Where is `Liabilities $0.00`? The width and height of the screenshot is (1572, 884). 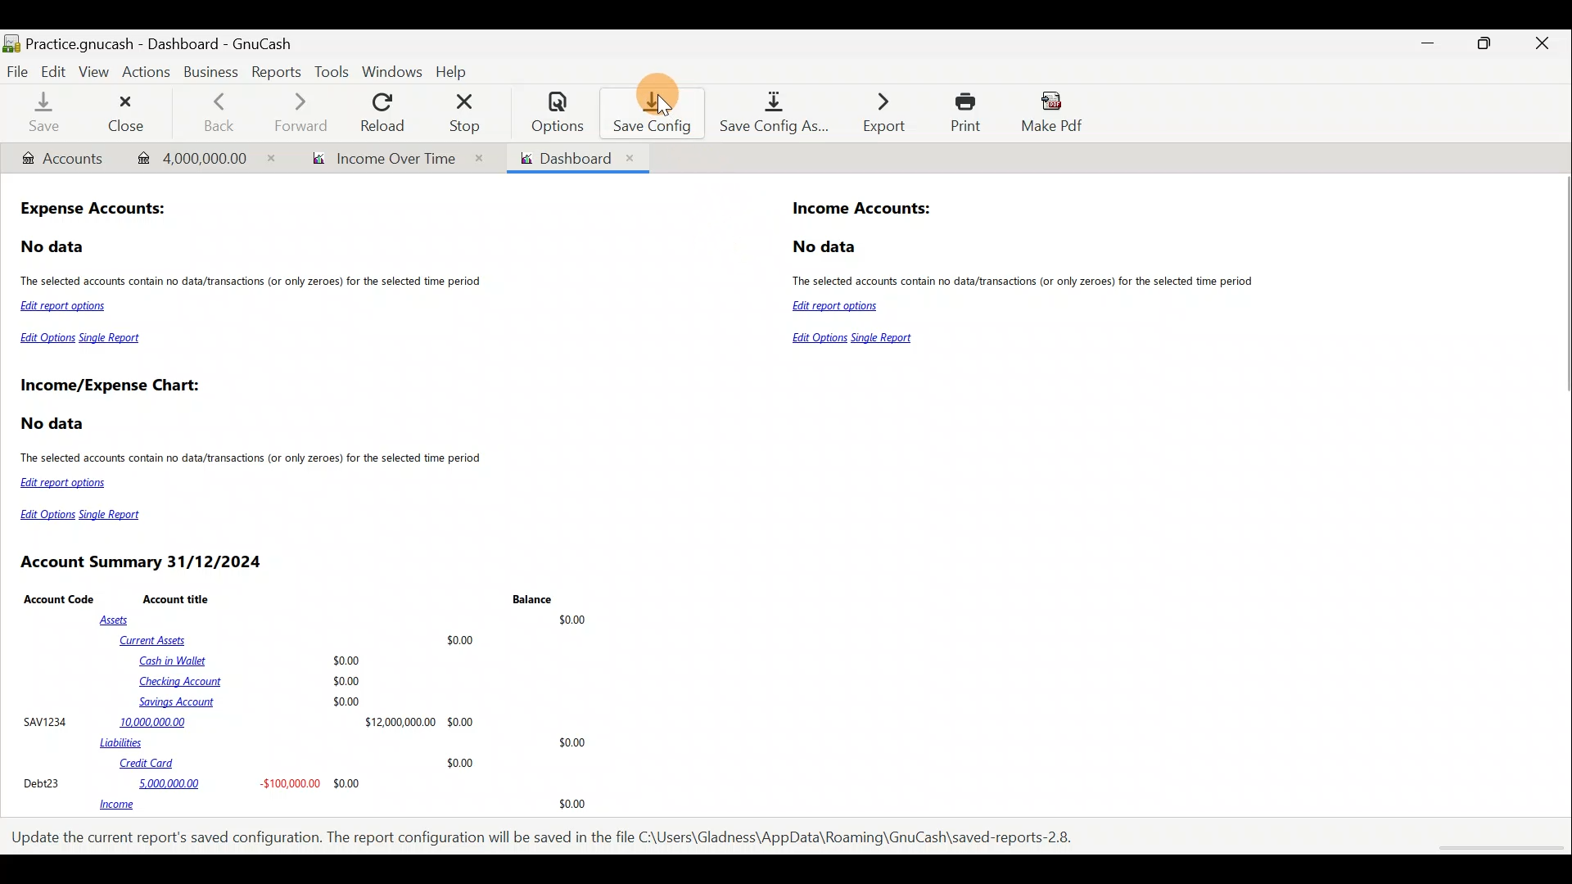 Liabilities $0.00 is located at coordinates (346, 742).